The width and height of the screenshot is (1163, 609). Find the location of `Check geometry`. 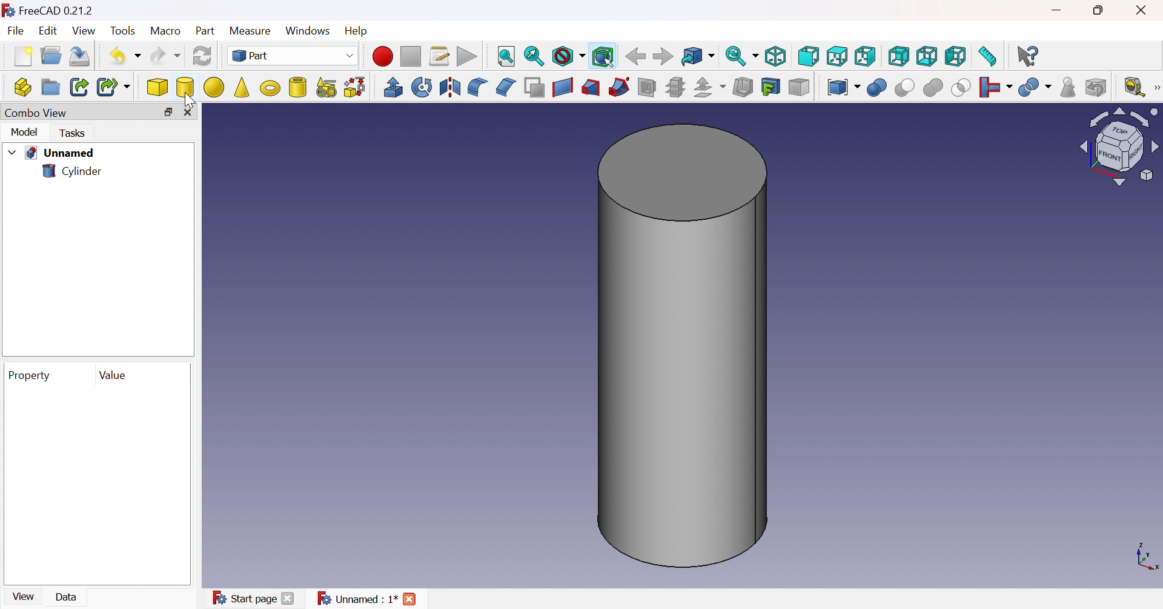

Check geometry is located at coordinates (1068, 87).